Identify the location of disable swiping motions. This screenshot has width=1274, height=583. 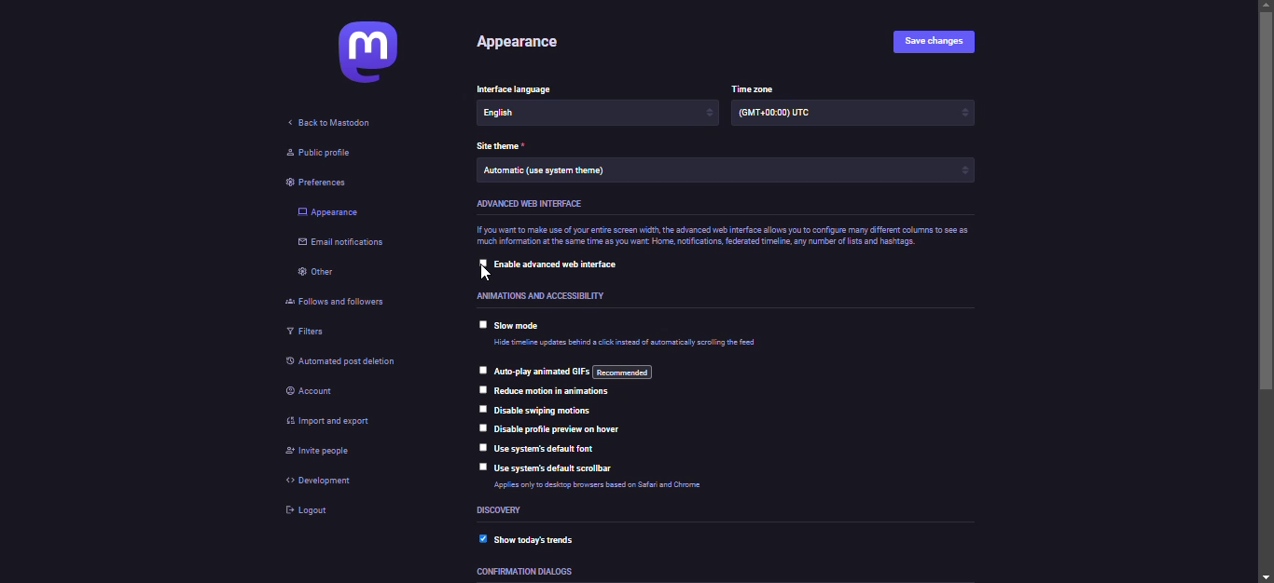
(545, 411).